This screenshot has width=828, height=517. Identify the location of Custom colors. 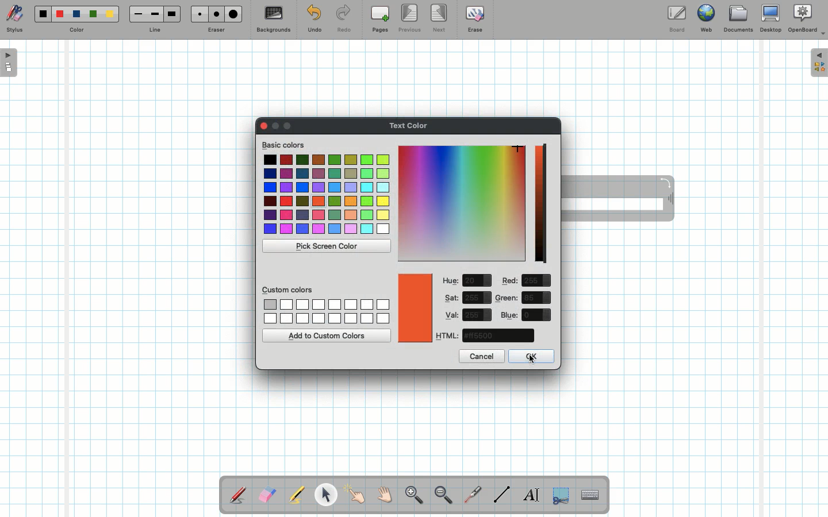
(326, 311).